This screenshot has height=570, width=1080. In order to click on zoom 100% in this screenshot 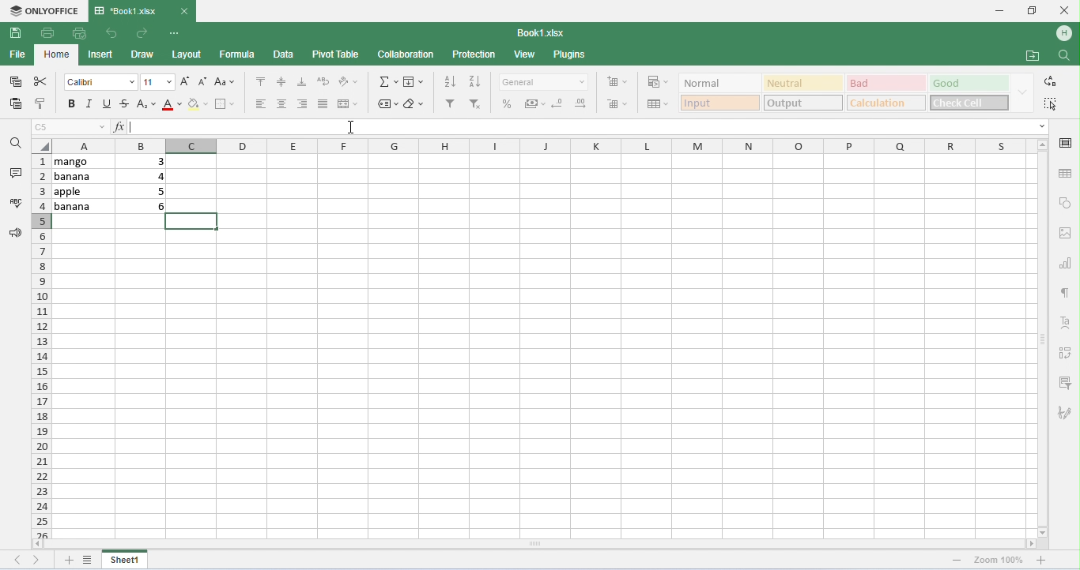, I will do `click(999, 561)`.